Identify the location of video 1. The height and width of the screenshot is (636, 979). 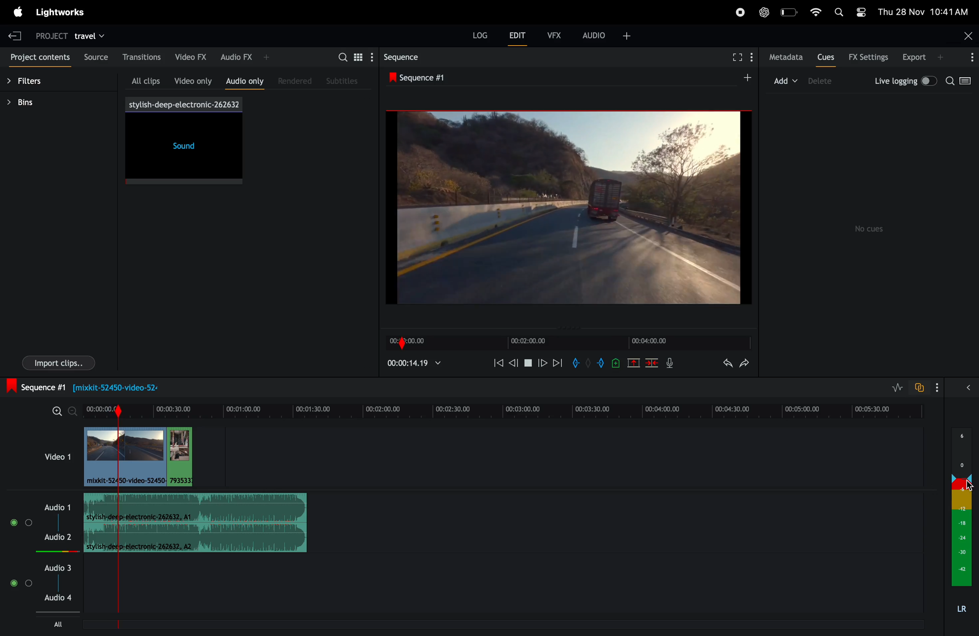
(53, 459).